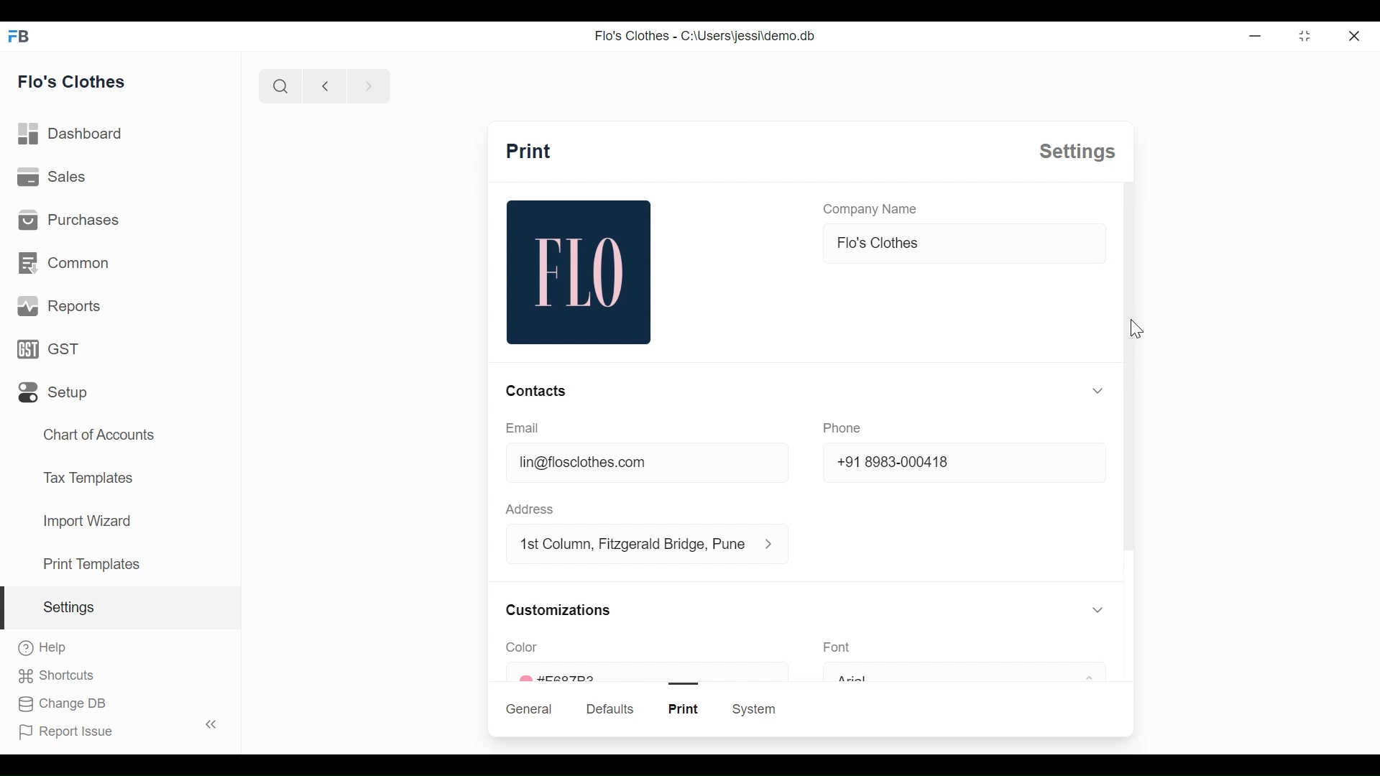 The height and width of the screenshot is (776, 1380). Describe the element at coordinates (1129, 366) in the screenshot. I see `scroll bar` at that location.